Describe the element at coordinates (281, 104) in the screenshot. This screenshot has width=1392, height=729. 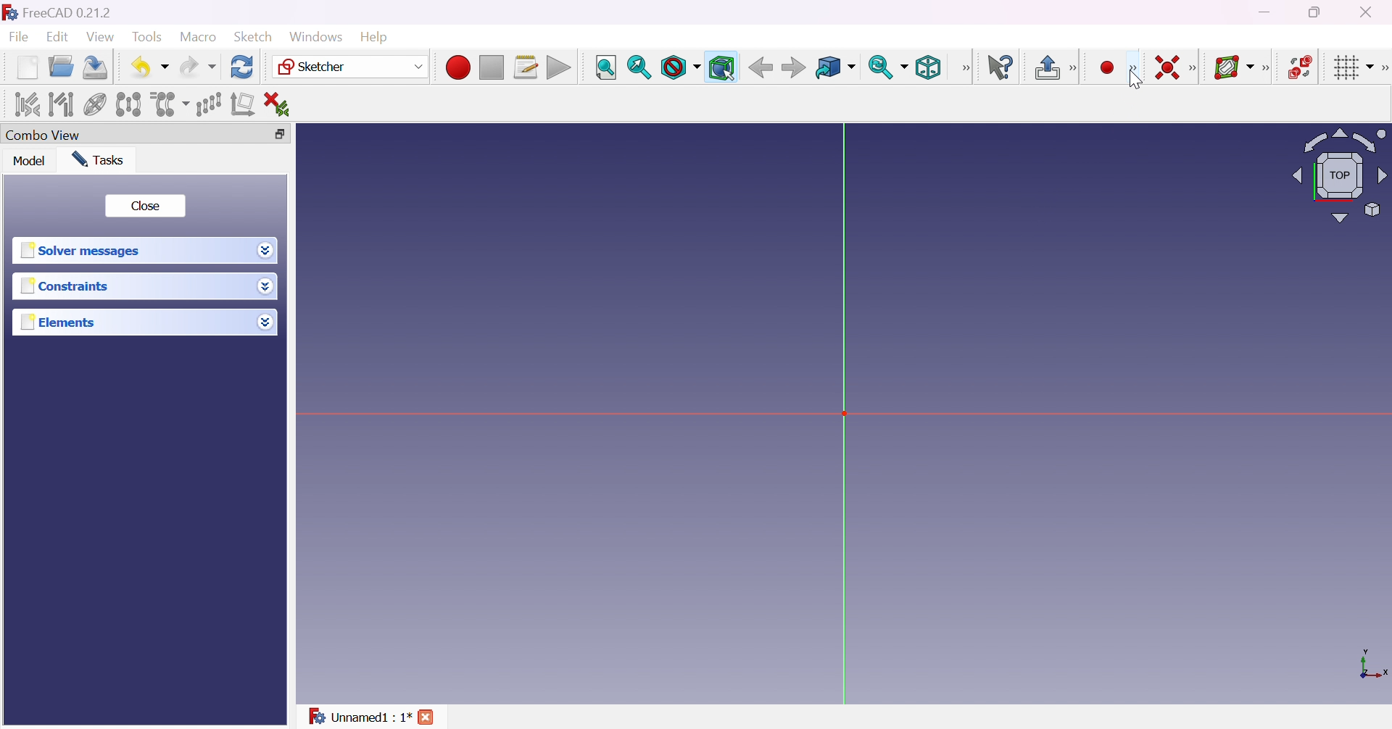
I see `Delete all constraints` at that location.